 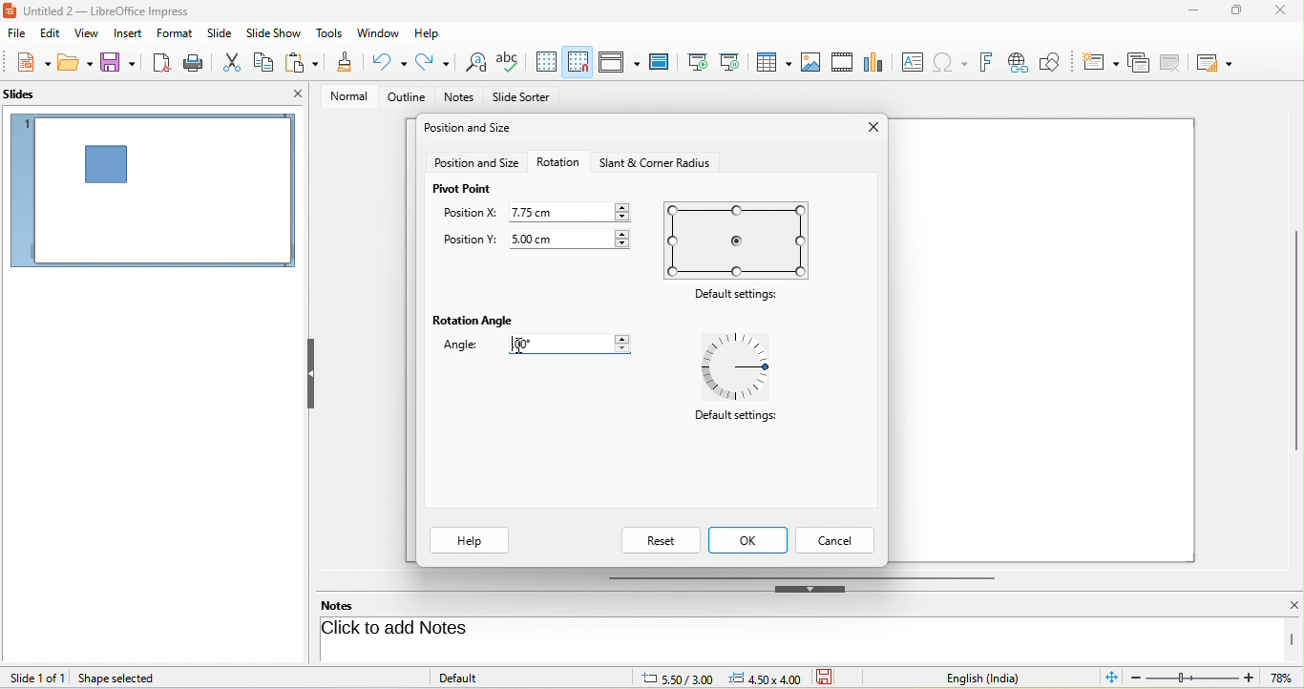 I want to click on pivot point, so click(x=463, y=189).